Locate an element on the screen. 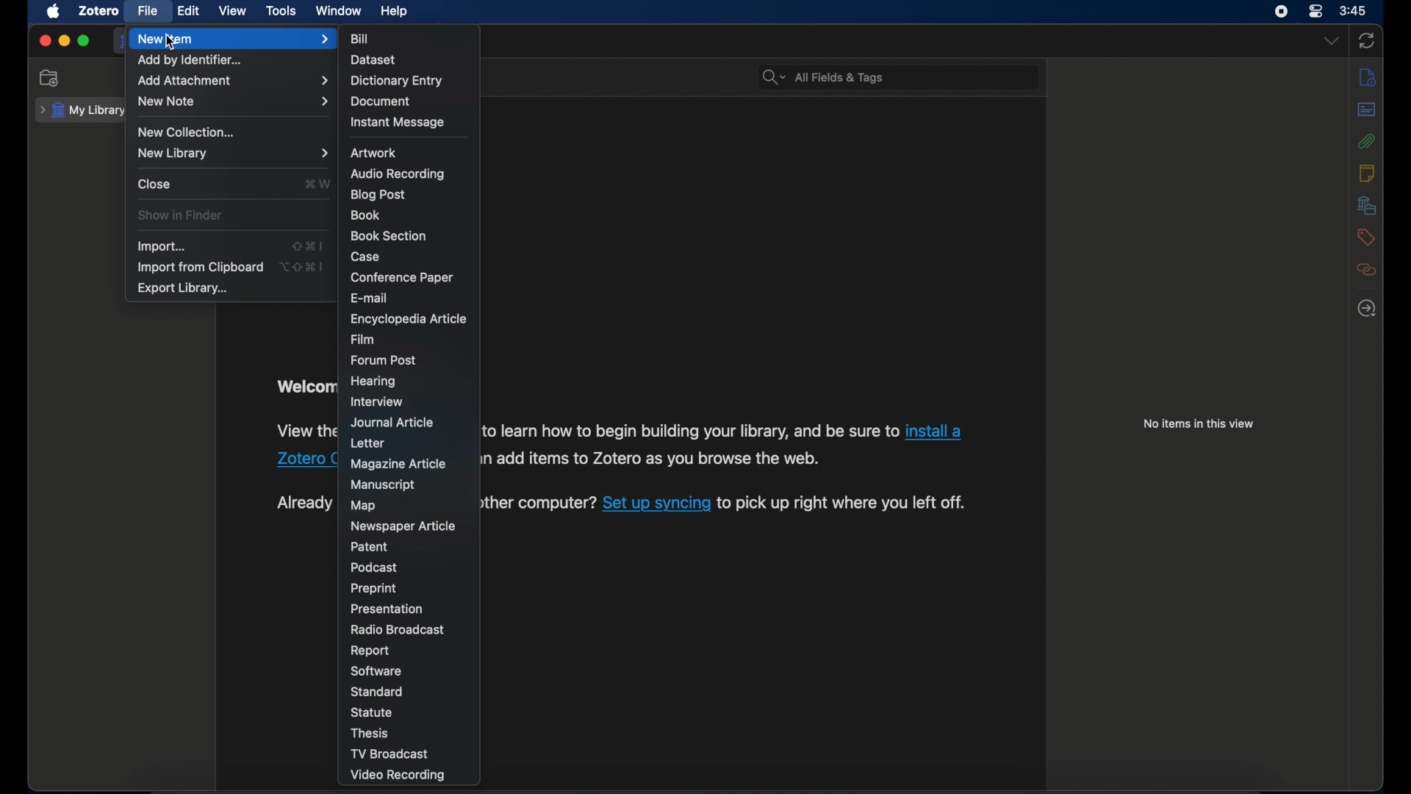 Image resolution: width=1411 pixels, height=794 pixels. 3.45 is located at coordinates (1353, 12).